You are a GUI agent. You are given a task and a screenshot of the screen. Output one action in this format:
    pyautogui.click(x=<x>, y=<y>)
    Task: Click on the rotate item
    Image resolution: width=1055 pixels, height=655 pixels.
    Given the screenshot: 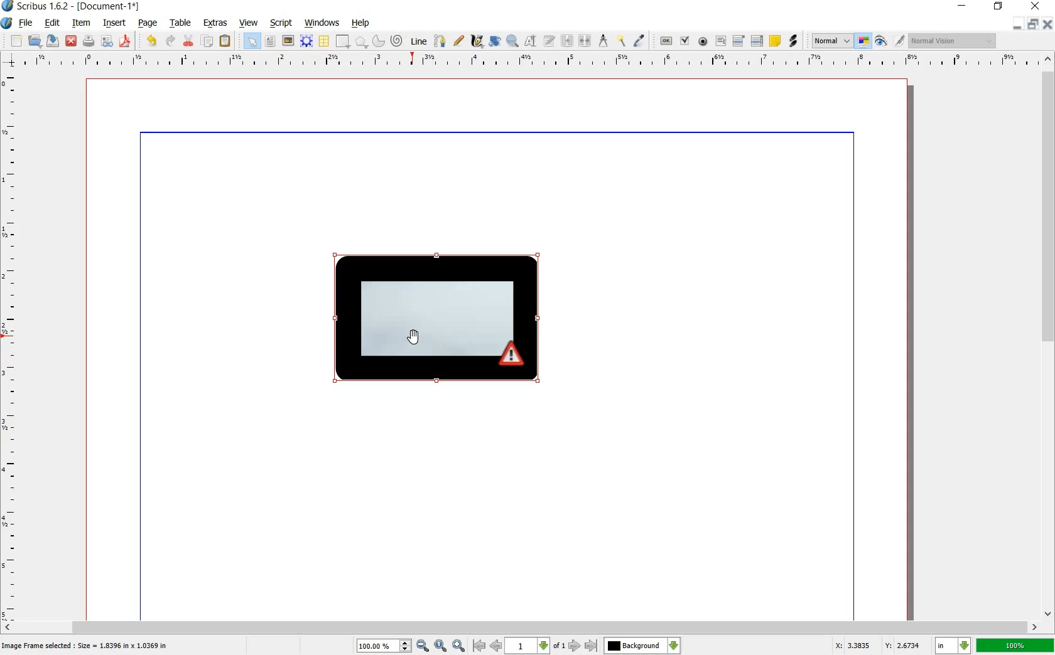 What is the action you would take?
    pyautogui.click(x=495, y=41)
    